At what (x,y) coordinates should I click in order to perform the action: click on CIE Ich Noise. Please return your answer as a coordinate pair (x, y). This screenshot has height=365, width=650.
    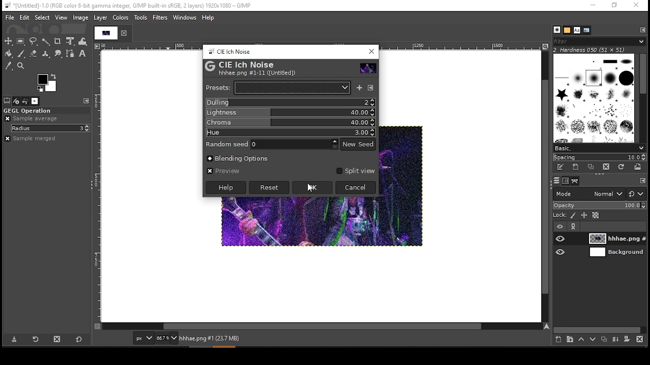
    Looking at the image, I should click on (250, 65).